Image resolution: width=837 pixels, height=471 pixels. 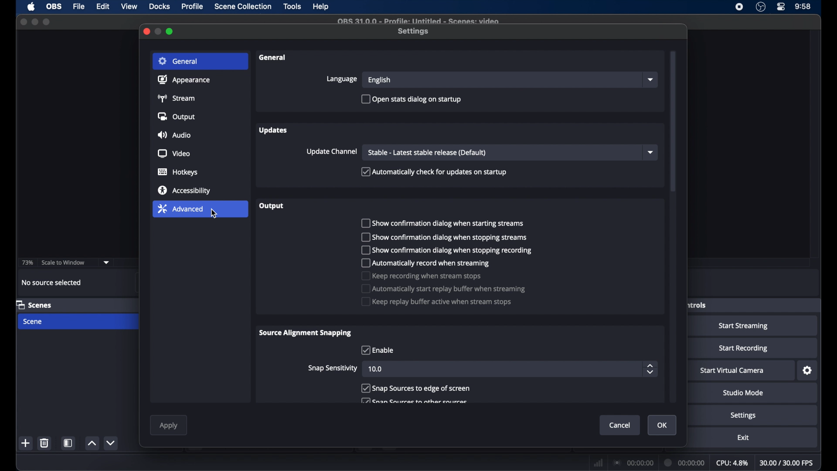 I want to click on scene, so click(x=33, y=321).